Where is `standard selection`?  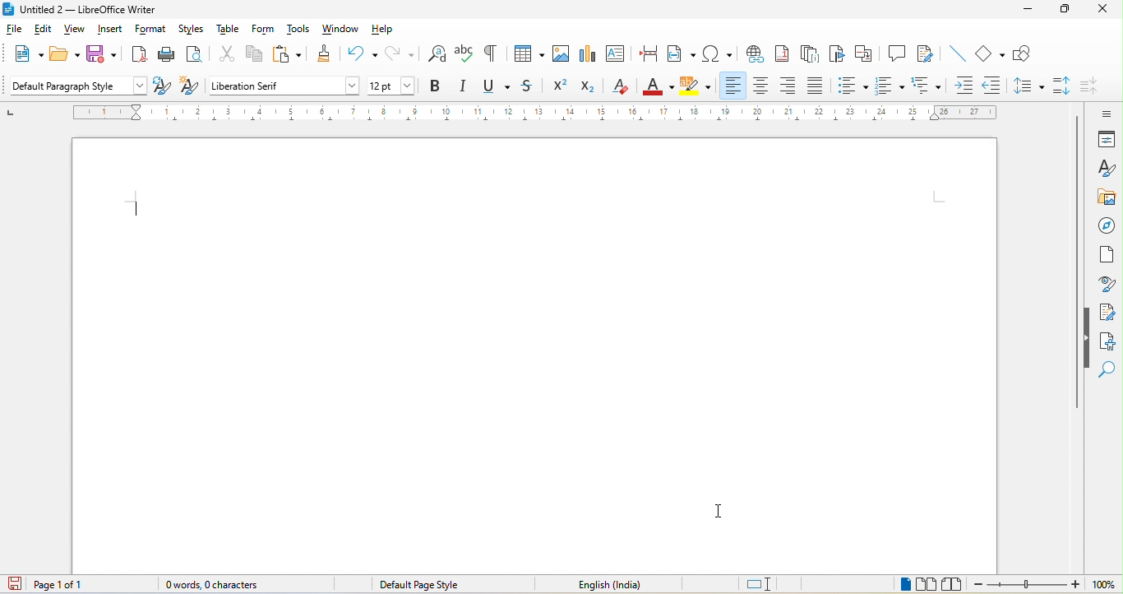
standard selection is located at coordinates (765, 583).